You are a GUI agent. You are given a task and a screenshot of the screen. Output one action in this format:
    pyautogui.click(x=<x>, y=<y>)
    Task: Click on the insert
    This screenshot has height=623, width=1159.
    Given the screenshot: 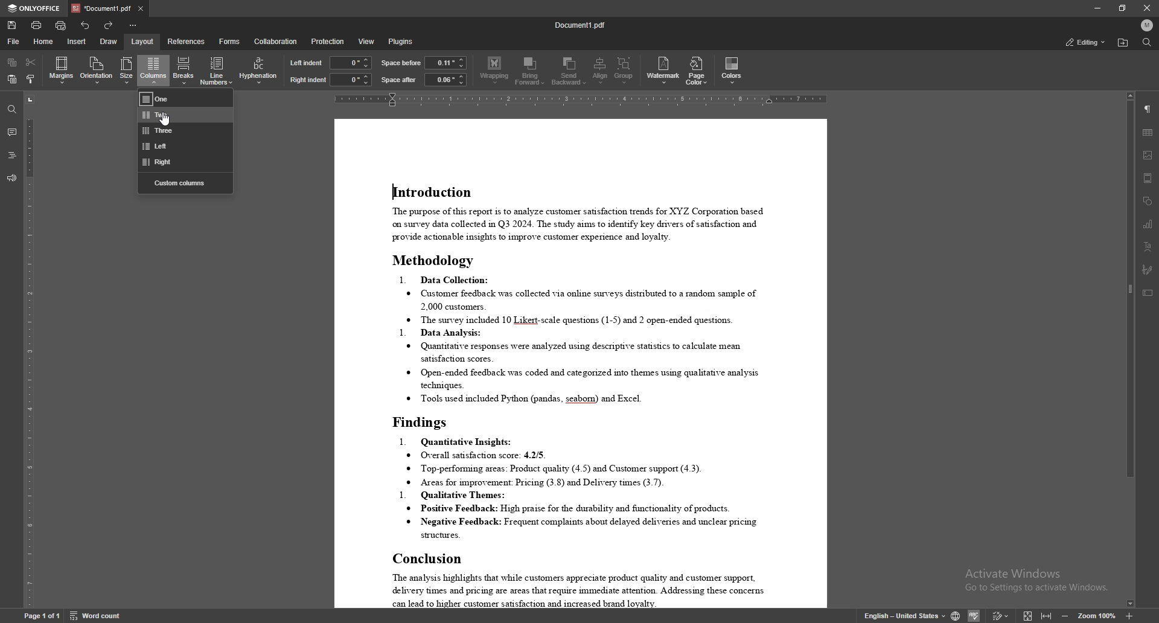 What is the action you would take?
    pyautogui.click(x=77, y=42)
    